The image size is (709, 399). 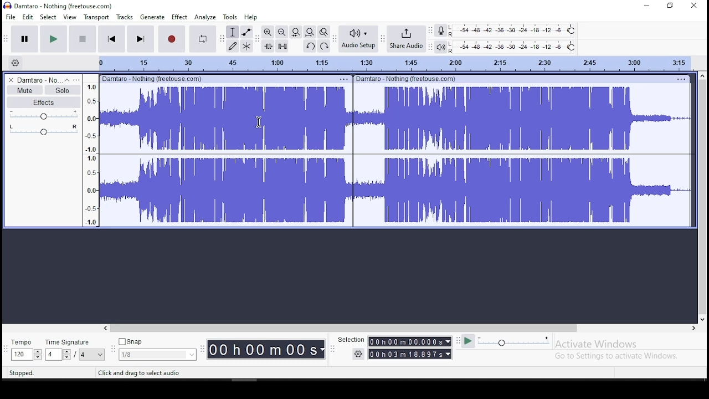 I want to click on recording level, so click(x=512, y=30).